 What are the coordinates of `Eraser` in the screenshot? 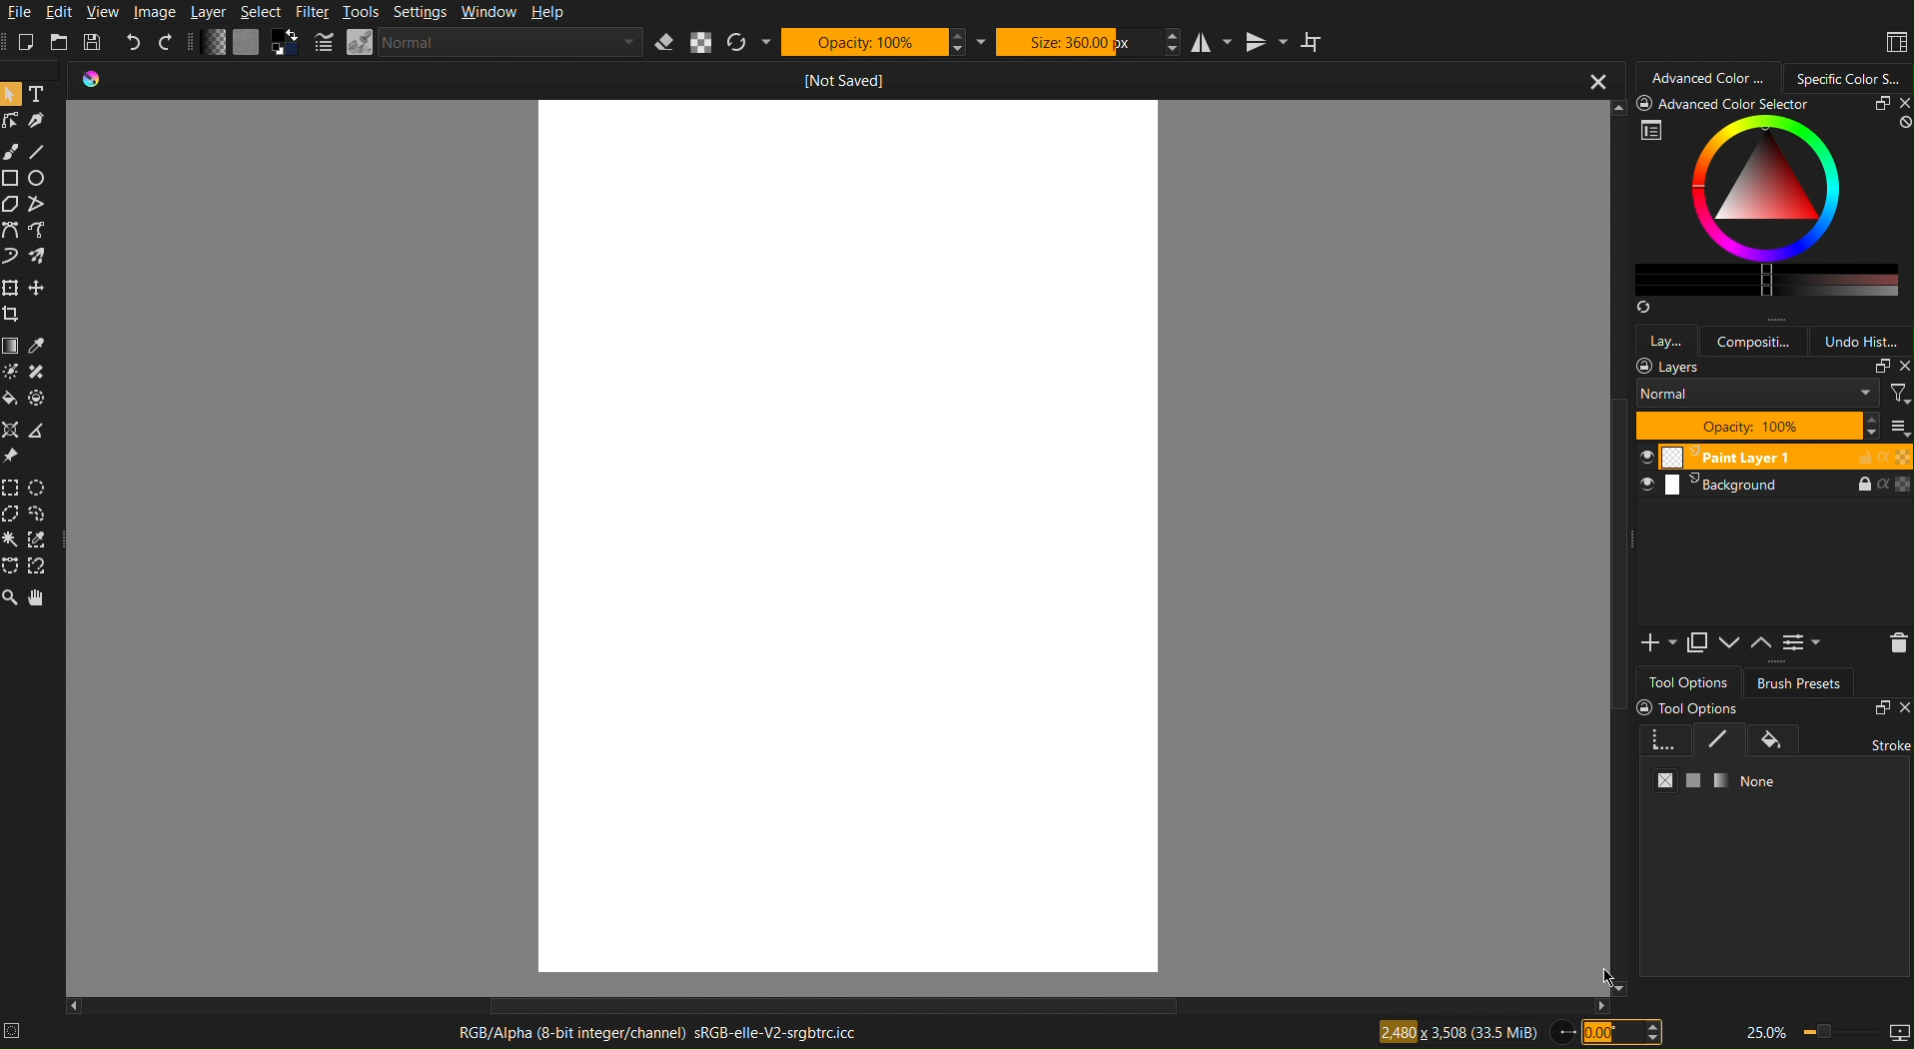 It's located at (666, 42).